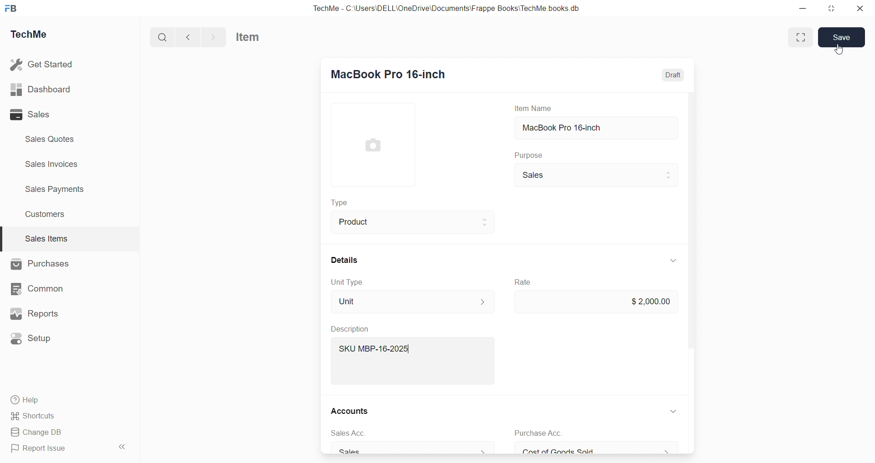  What do you see at coordinates (31, 115) in the screenshot?
I see `Sales` at bounding box center [31, 115].